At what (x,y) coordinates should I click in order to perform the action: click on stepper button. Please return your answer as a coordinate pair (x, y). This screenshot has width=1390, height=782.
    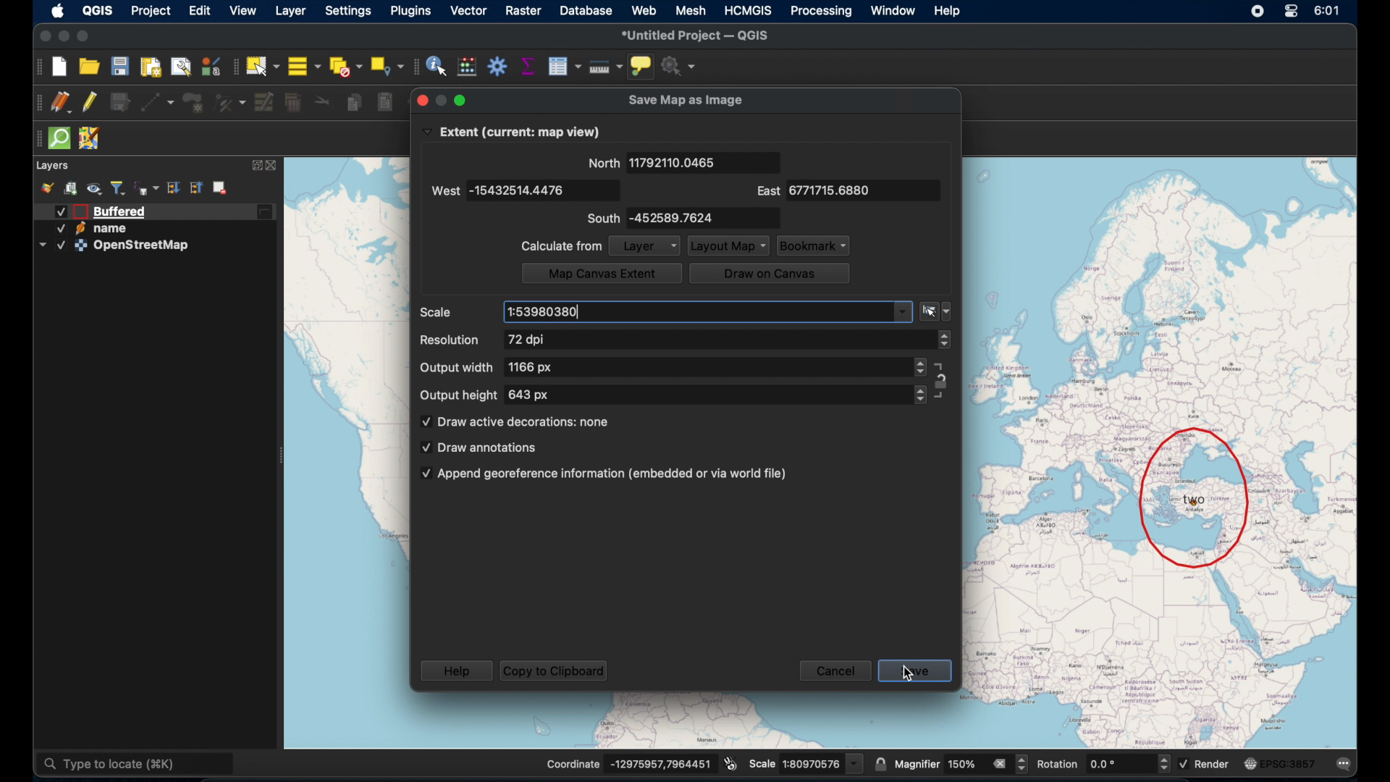
    Looking at the image, I should click on (921, 368).